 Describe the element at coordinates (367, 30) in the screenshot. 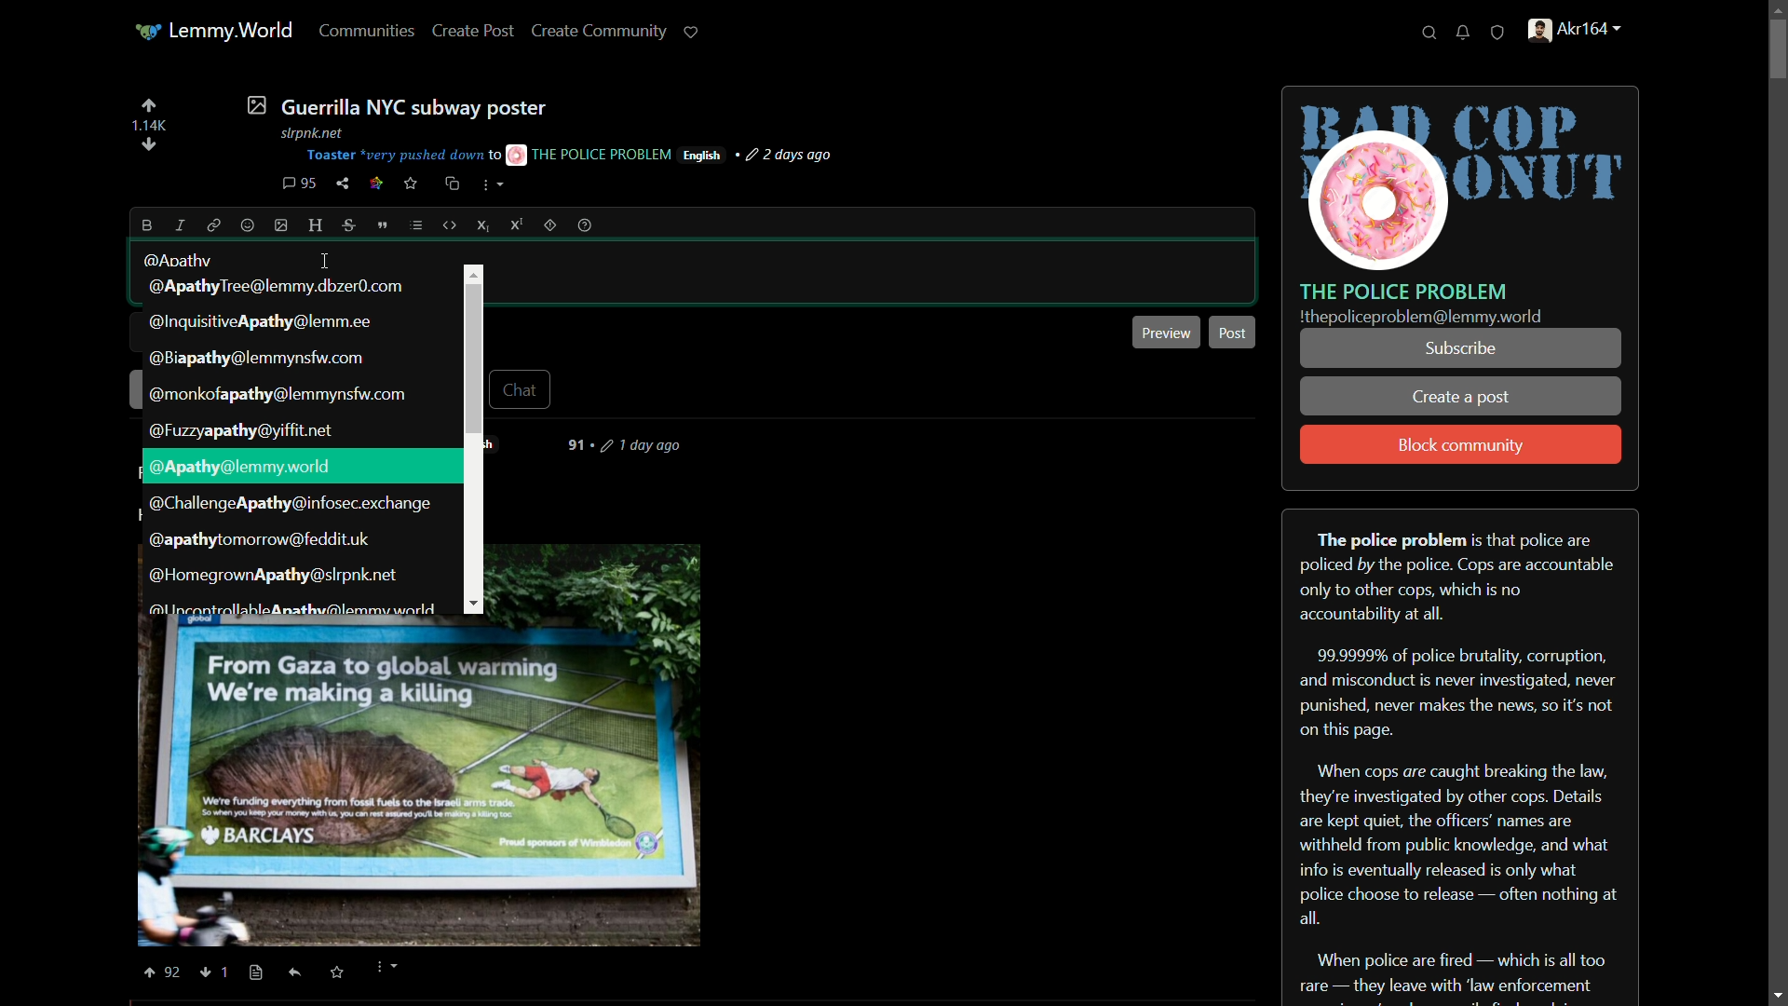

I see `communities ` at that location.